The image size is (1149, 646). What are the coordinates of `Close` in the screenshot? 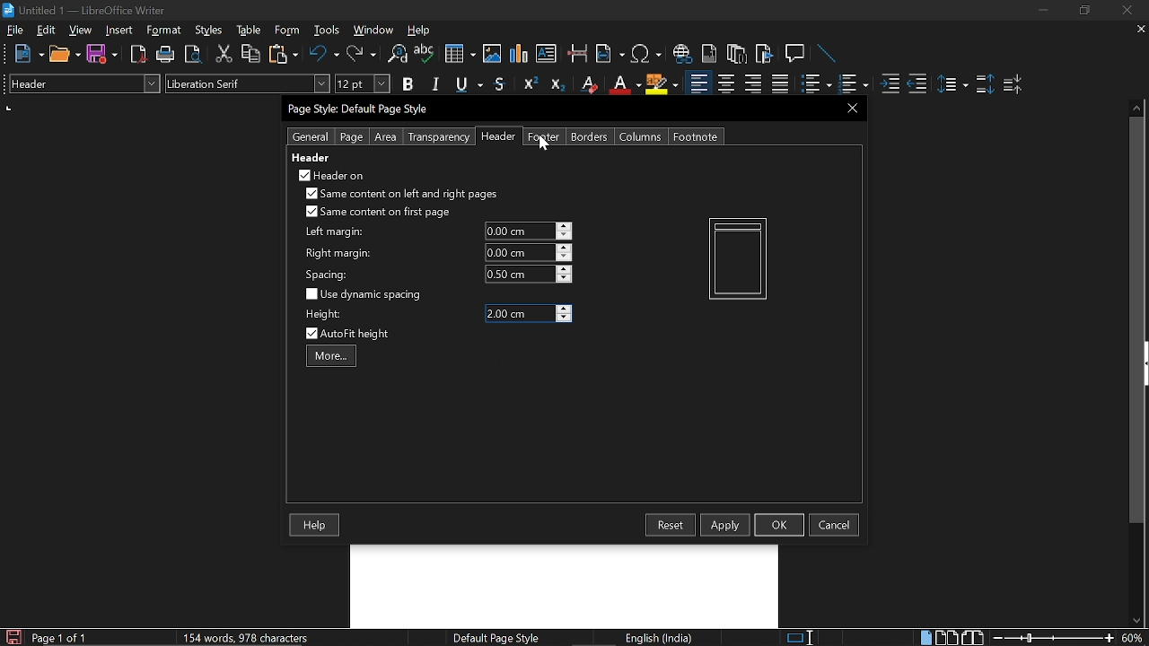 It's located at (1126, 11).